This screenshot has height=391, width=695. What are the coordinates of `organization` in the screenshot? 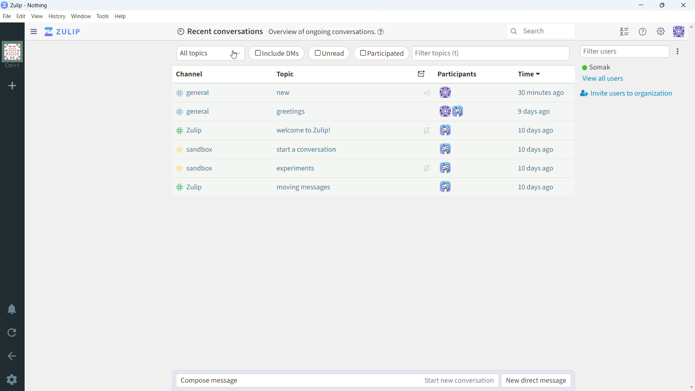 It's located at (12, 55).